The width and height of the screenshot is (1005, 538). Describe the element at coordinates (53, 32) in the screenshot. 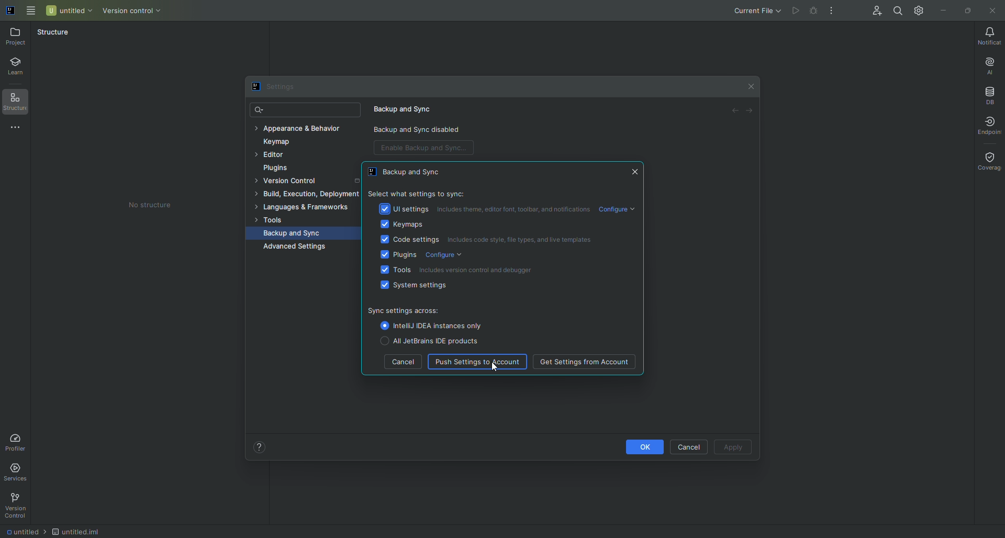

I see `Structure` at that location.